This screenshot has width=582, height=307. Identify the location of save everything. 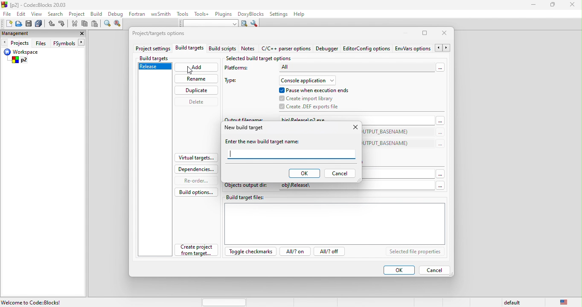
(39, 24).